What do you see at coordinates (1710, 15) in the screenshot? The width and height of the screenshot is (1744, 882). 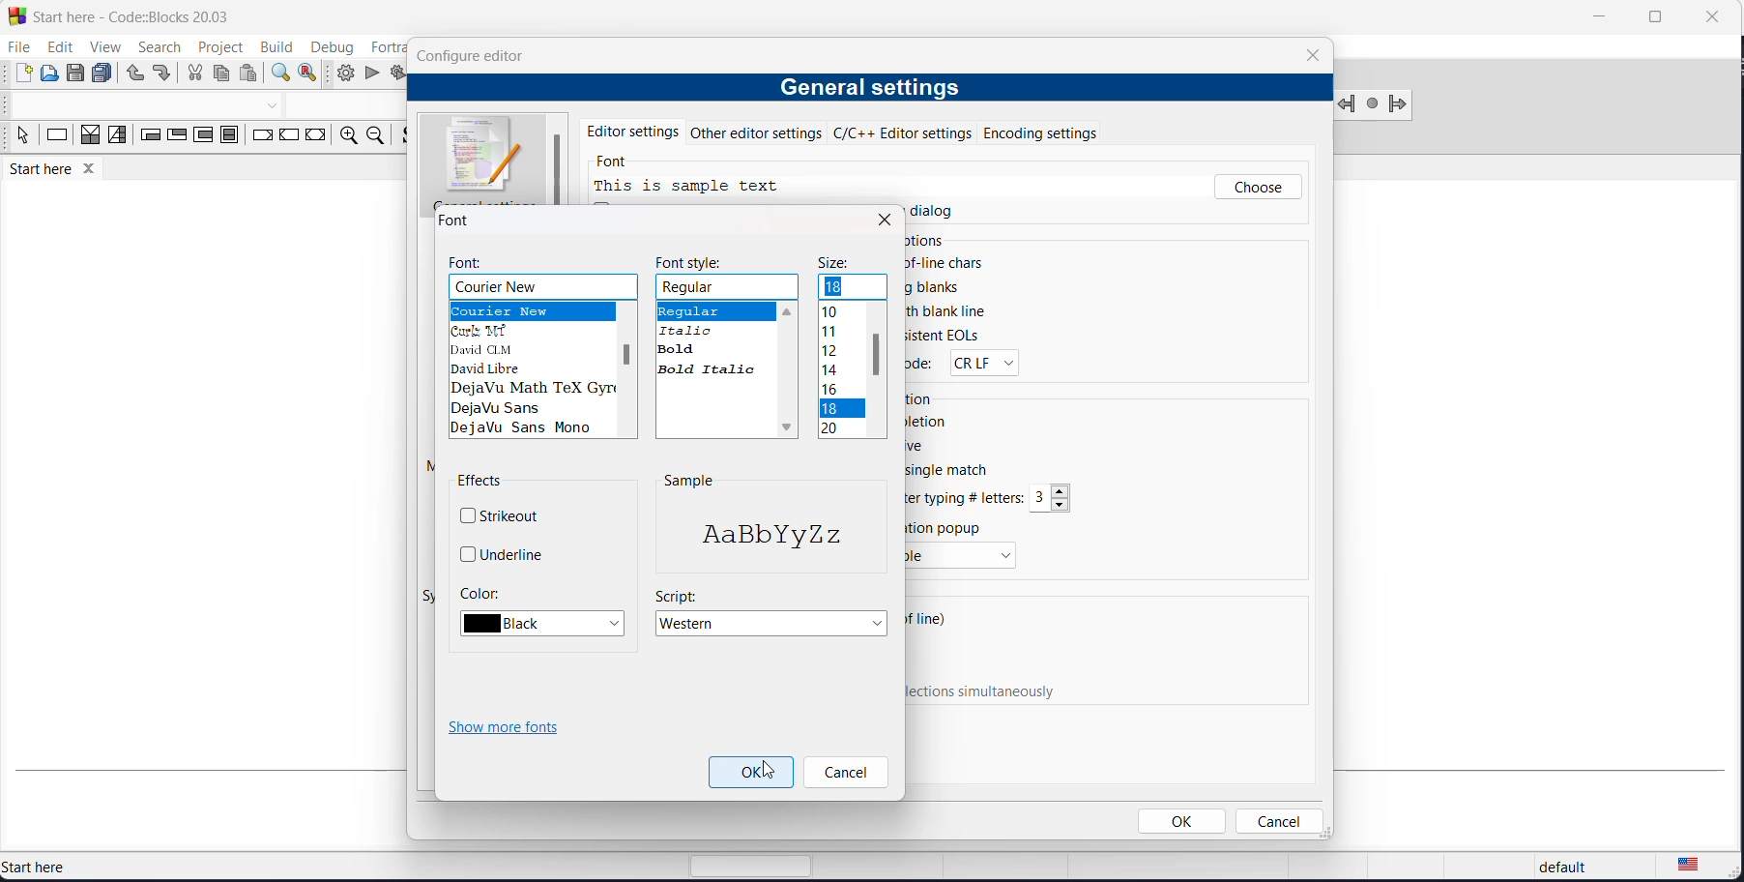 I see `close` at bounding box center [1710, 15].